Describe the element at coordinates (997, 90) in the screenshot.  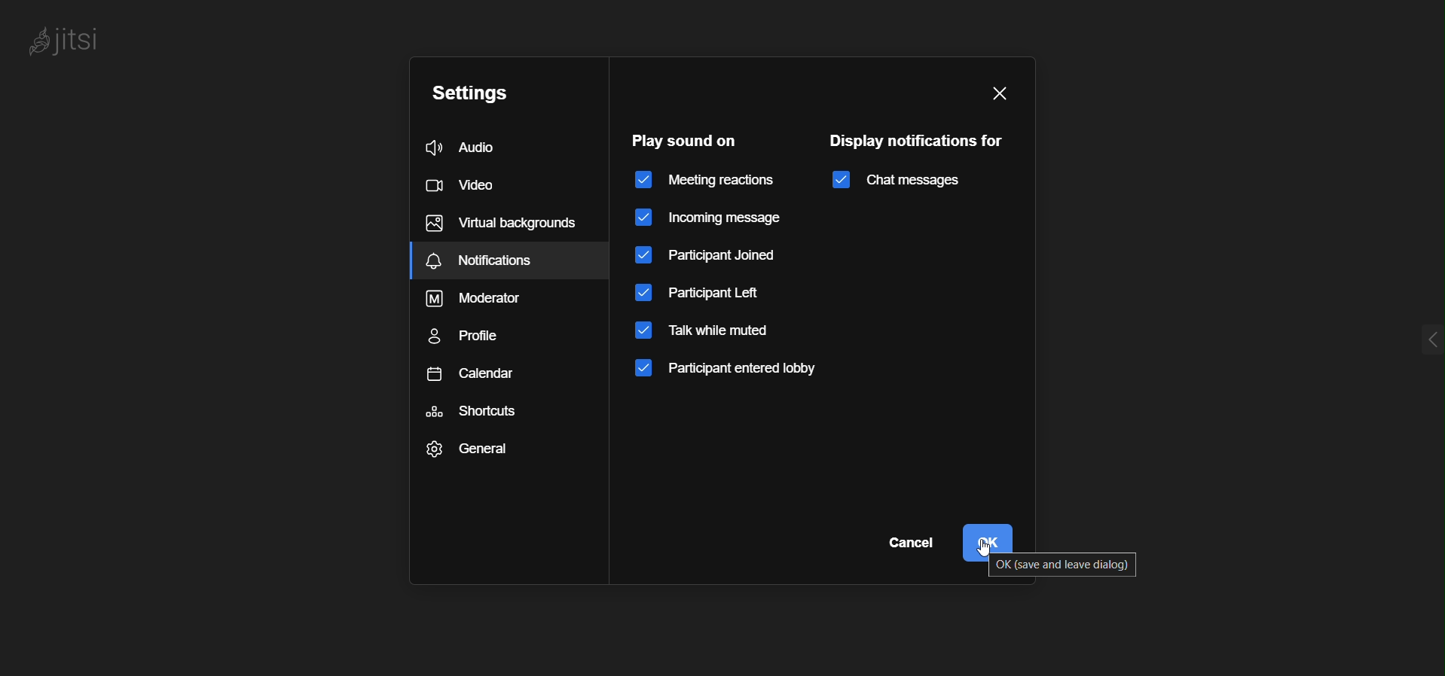
I see `close` at that location.